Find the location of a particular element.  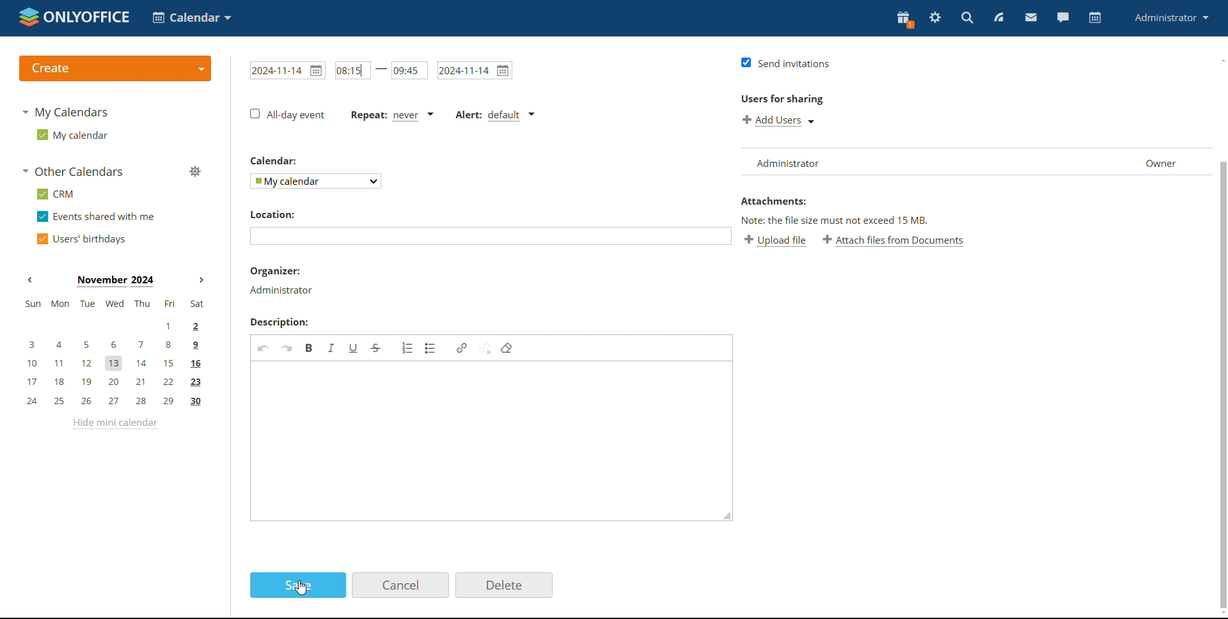

present is located at coordinates (904, 20).